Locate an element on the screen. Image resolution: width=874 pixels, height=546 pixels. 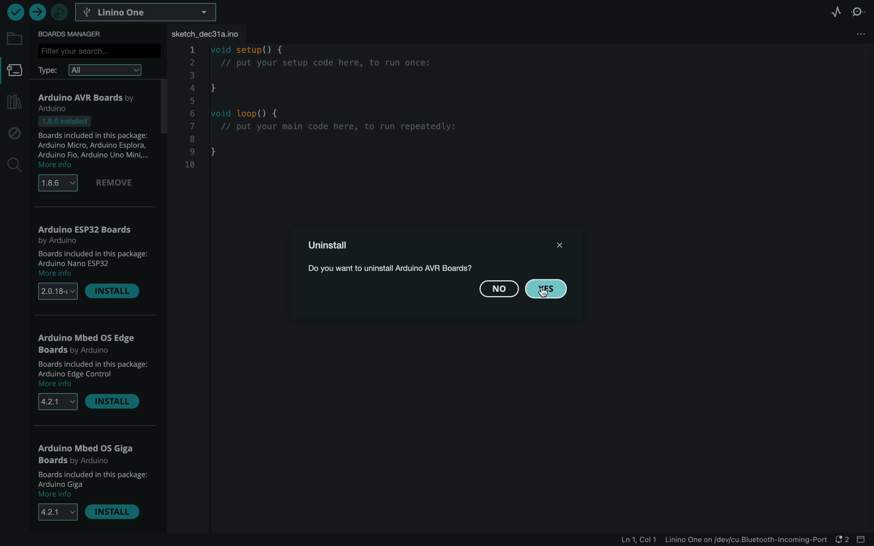
more info is located at coordinates (56, 275).